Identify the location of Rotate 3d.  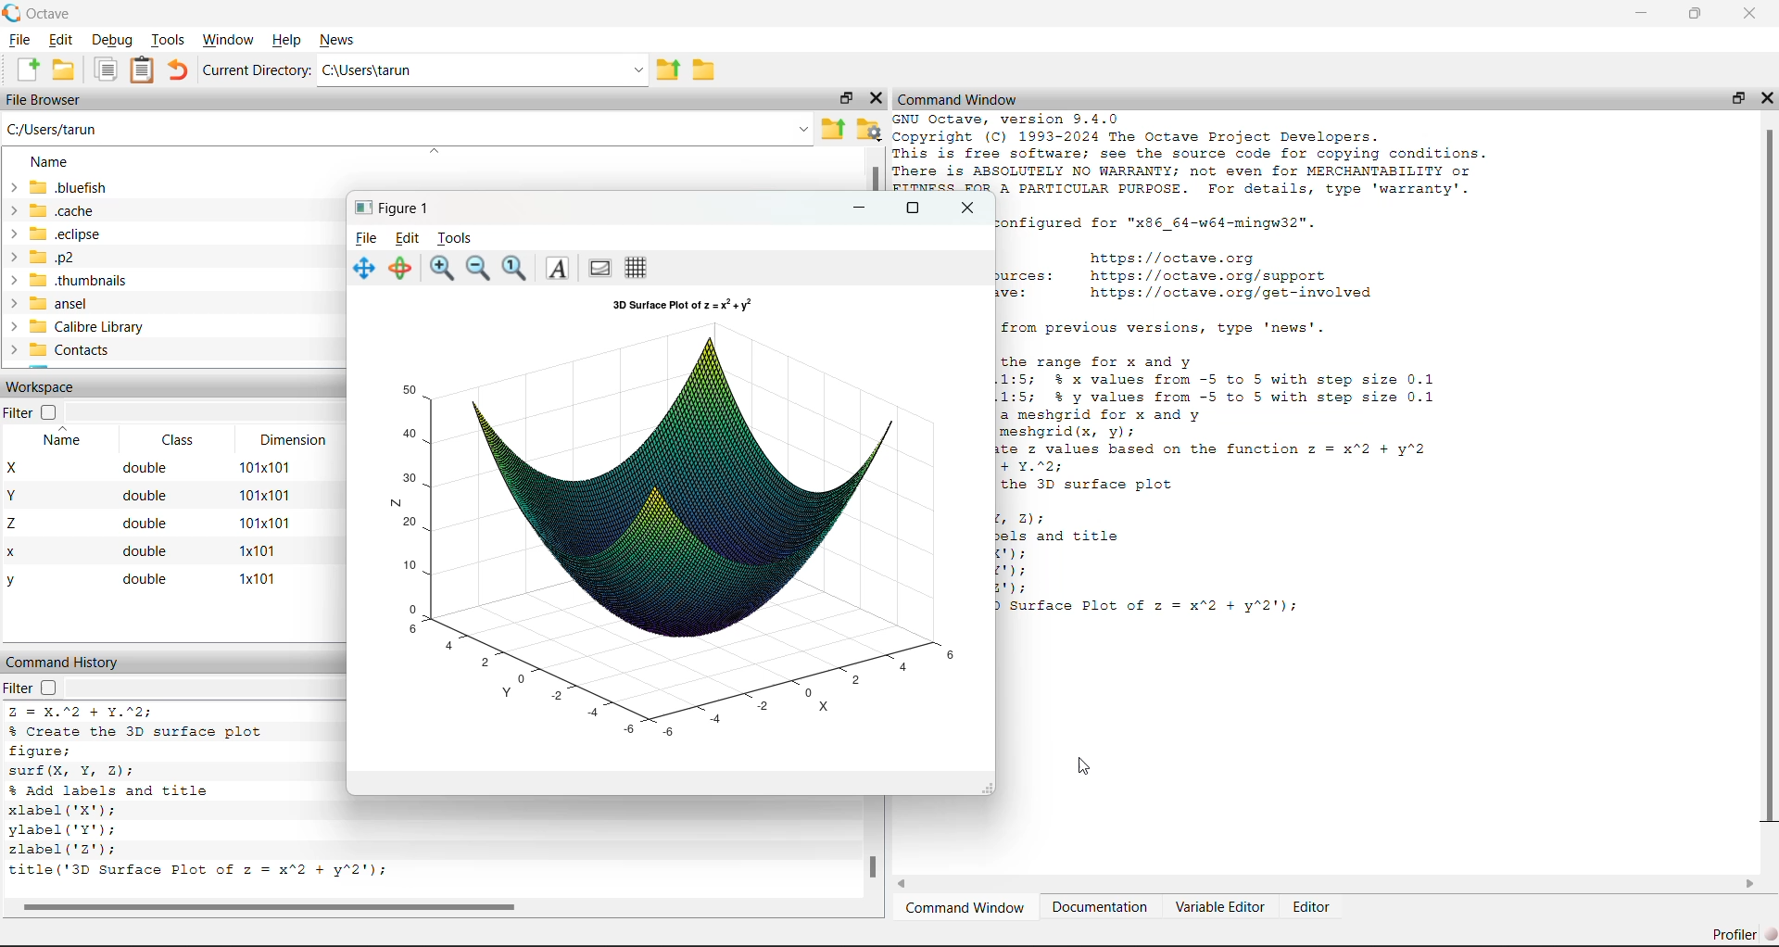
(403, 269).